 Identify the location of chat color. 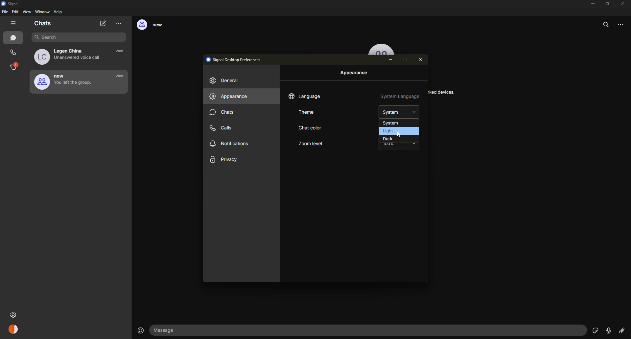
(309, 128).